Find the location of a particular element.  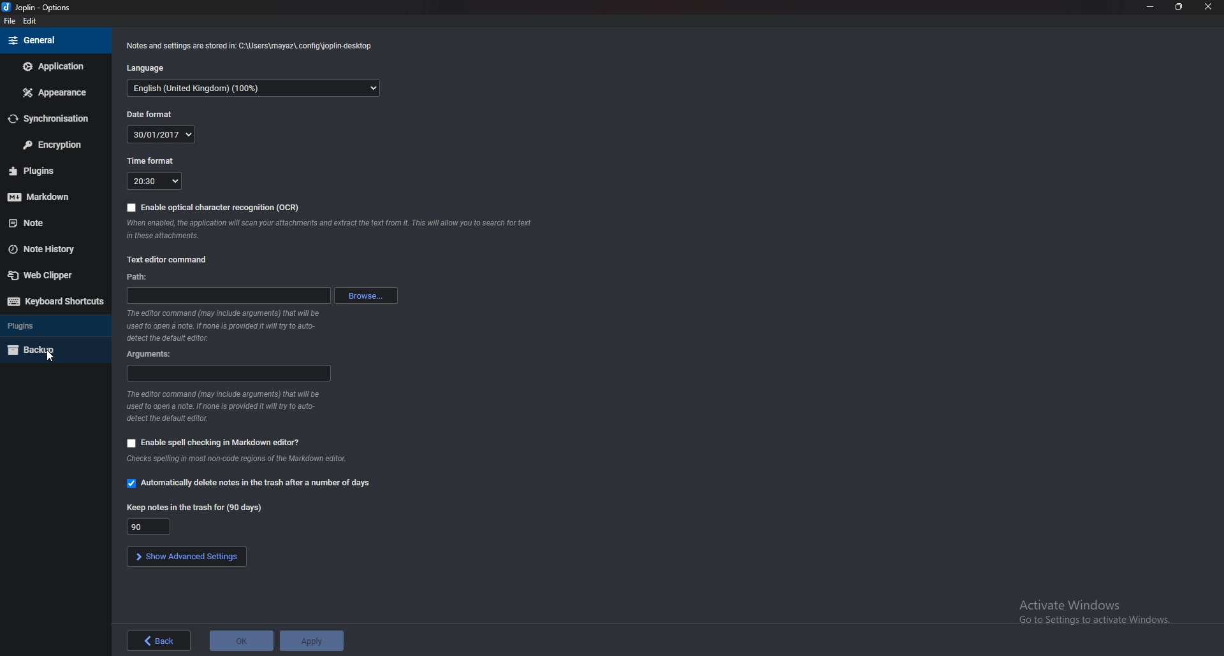

ok is located at coordinates (241, 641).